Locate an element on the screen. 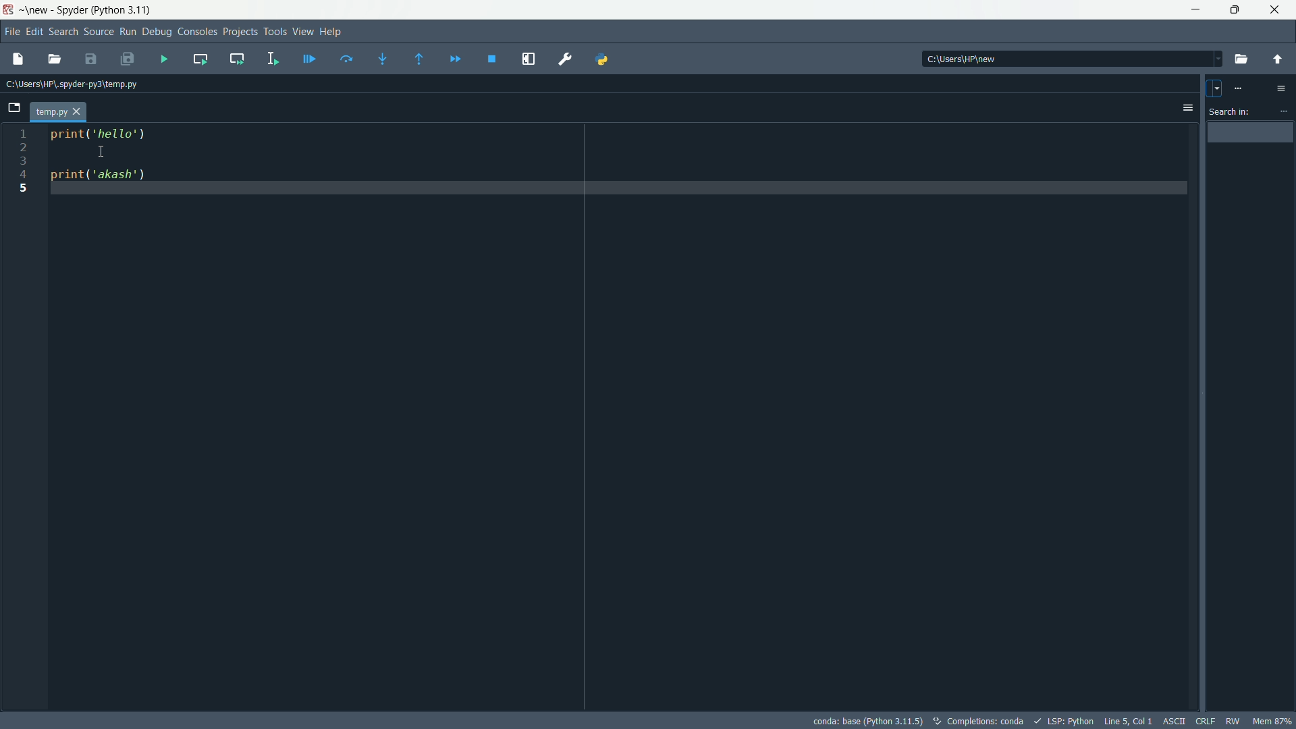 Image resolution: width=1296 pixels, height=729 pixels. text is located at coordinates (981, 722).